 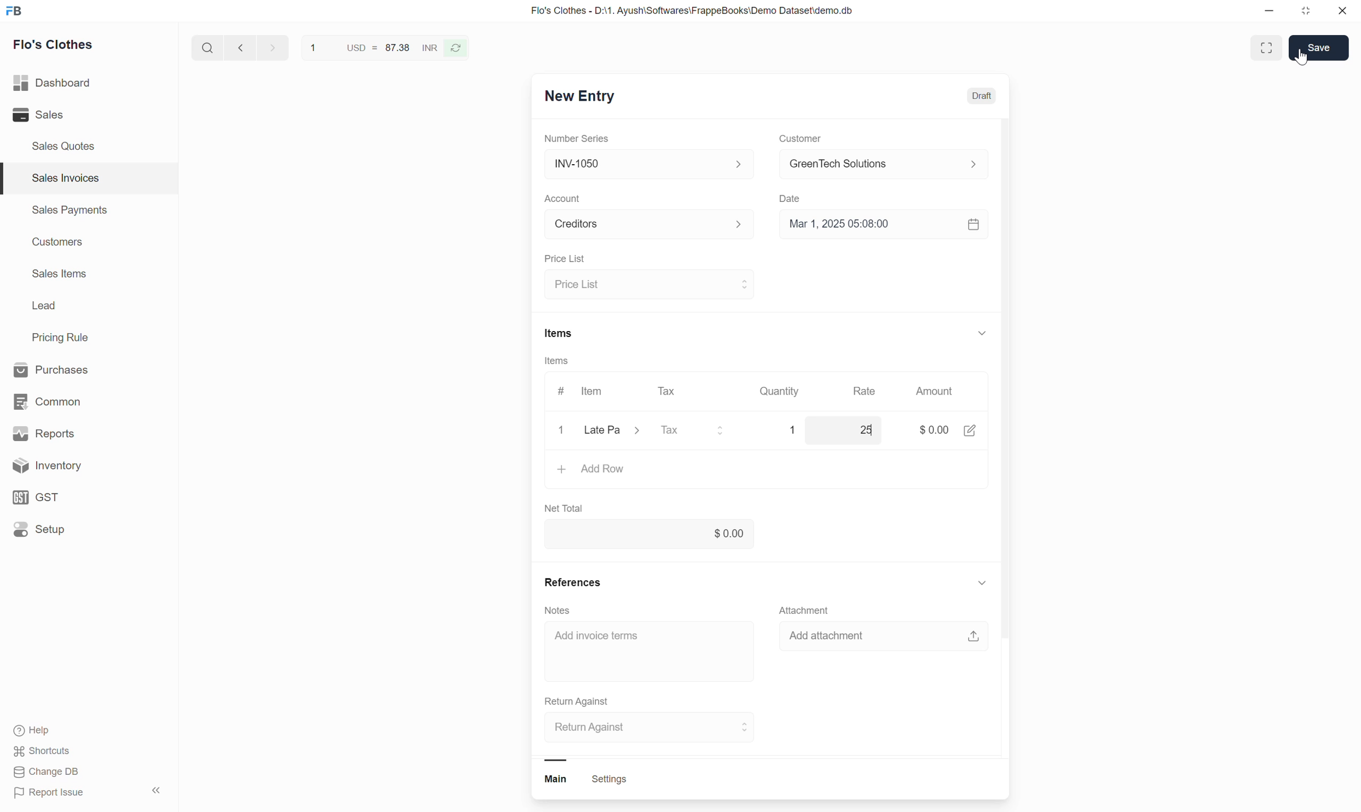 I want to click on Sales Items, so click(x=60, y=275).